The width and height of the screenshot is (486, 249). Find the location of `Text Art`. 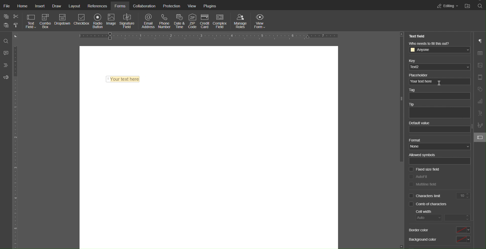

Text Art is located at coordinates (480, 114).